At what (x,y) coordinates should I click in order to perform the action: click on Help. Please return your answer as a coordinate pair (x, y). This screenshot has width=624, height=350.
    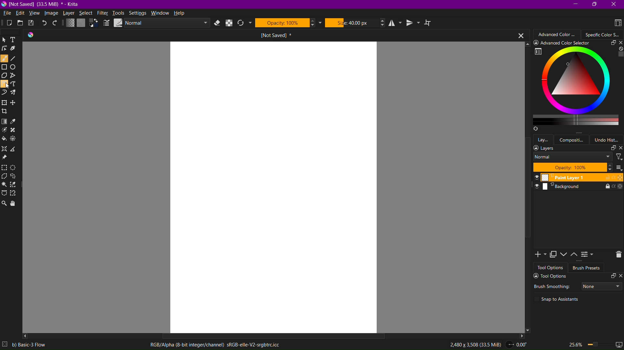
    Looking at the image, I should click on (181, 14).